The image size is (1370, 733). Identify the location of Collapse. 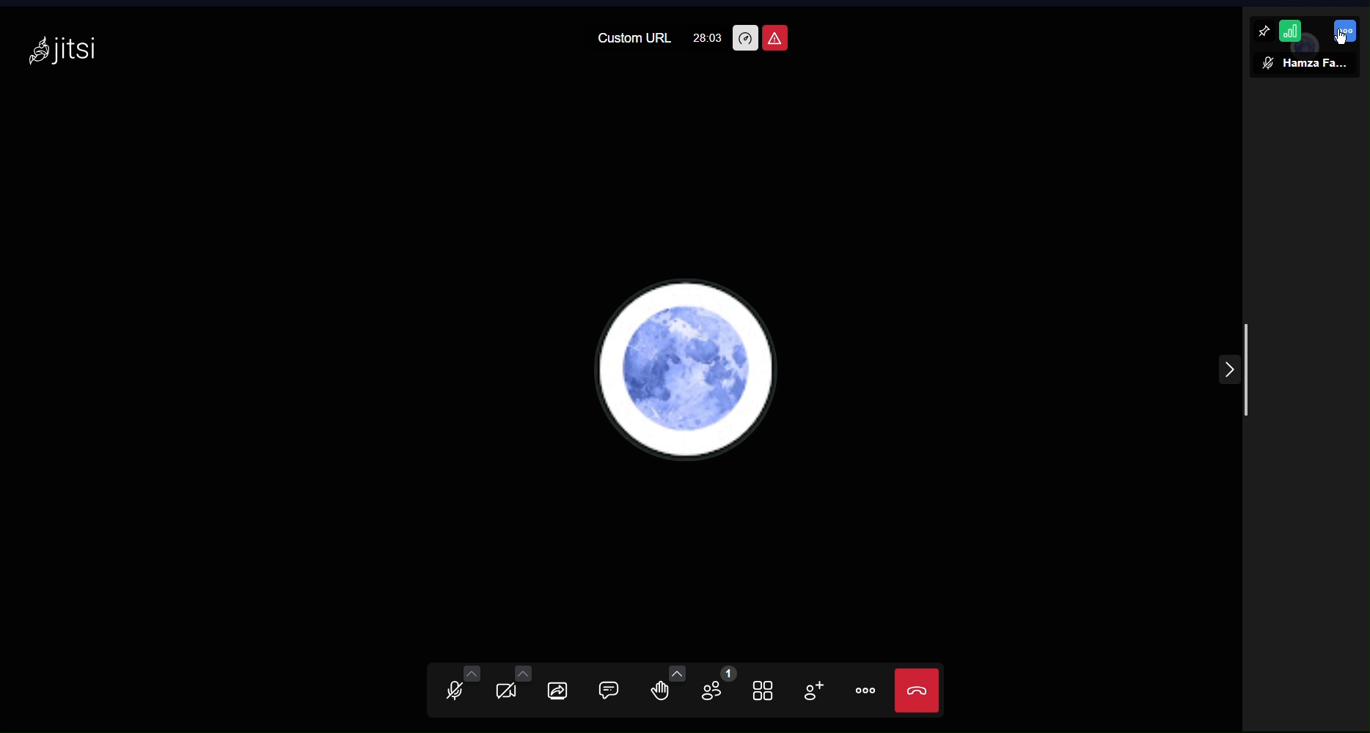
(1228, 367).